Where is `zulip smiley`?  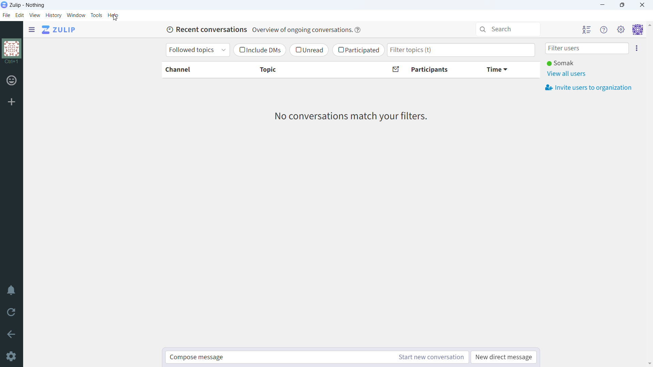 zulip smiley is located at coordinates (13, 82).